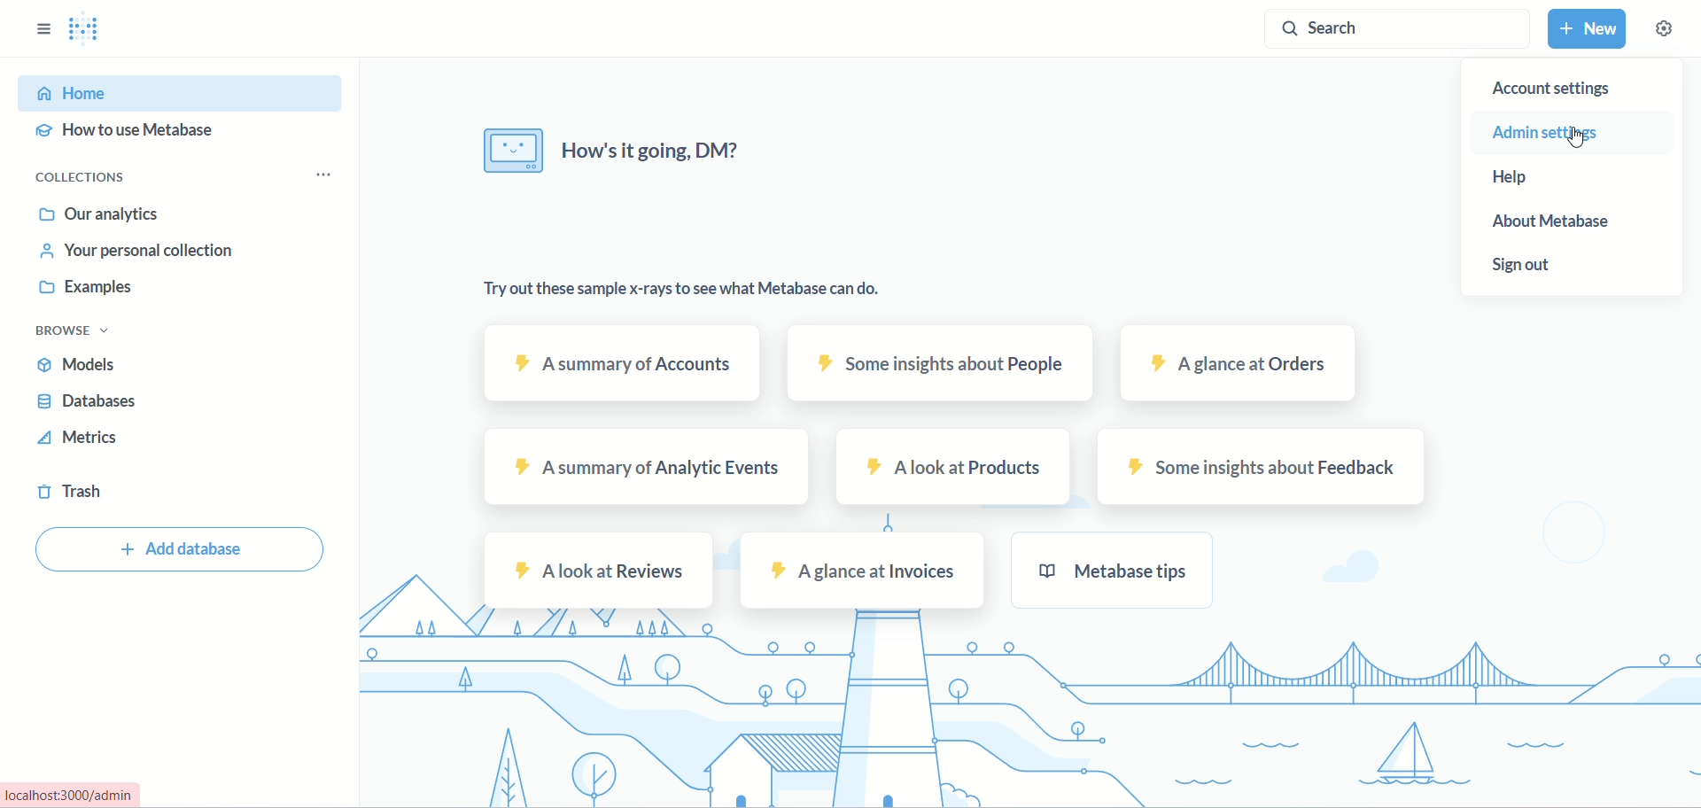  Describe the element at coordinates (693, 291) in the screenshot. I see `data` at that location.